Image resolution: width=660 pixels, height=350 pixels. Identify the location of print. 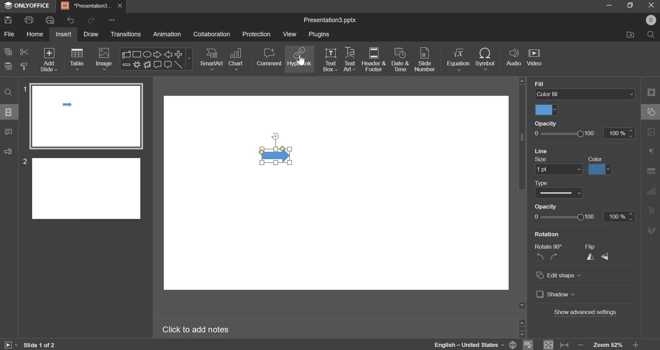
(29, 20).